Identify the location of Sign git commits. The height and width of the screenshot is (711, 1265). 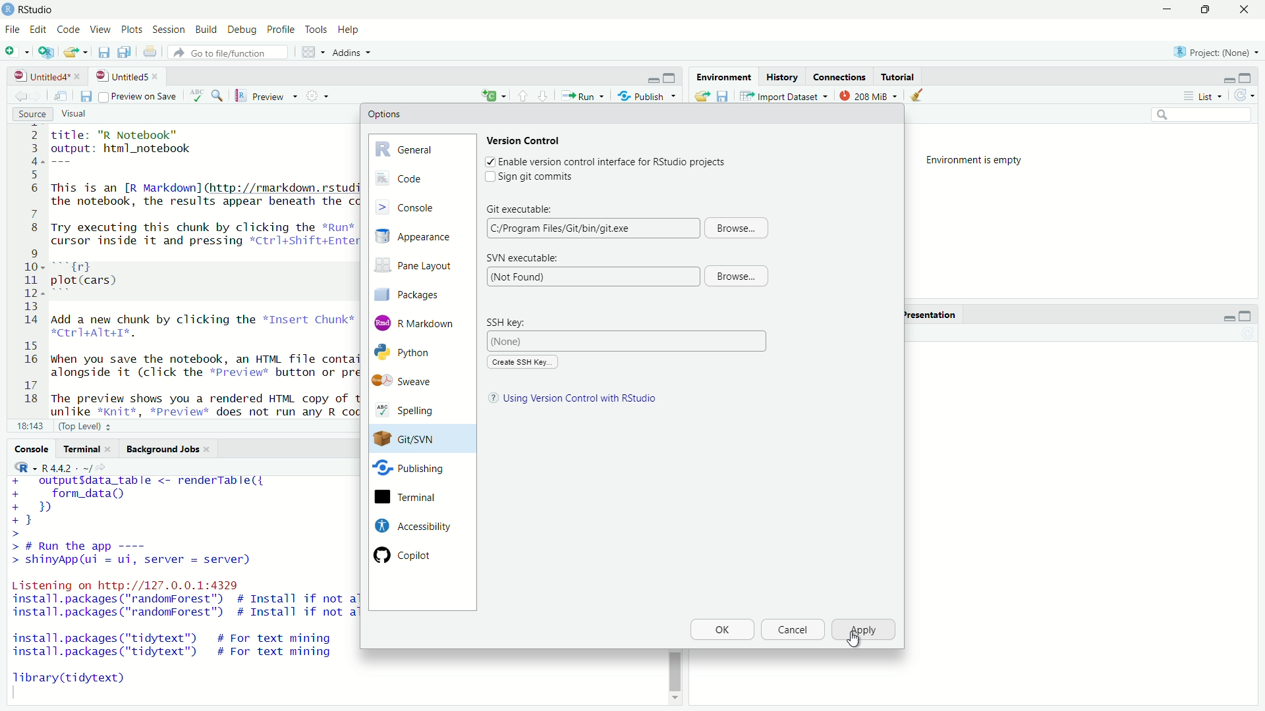
(541, 177).